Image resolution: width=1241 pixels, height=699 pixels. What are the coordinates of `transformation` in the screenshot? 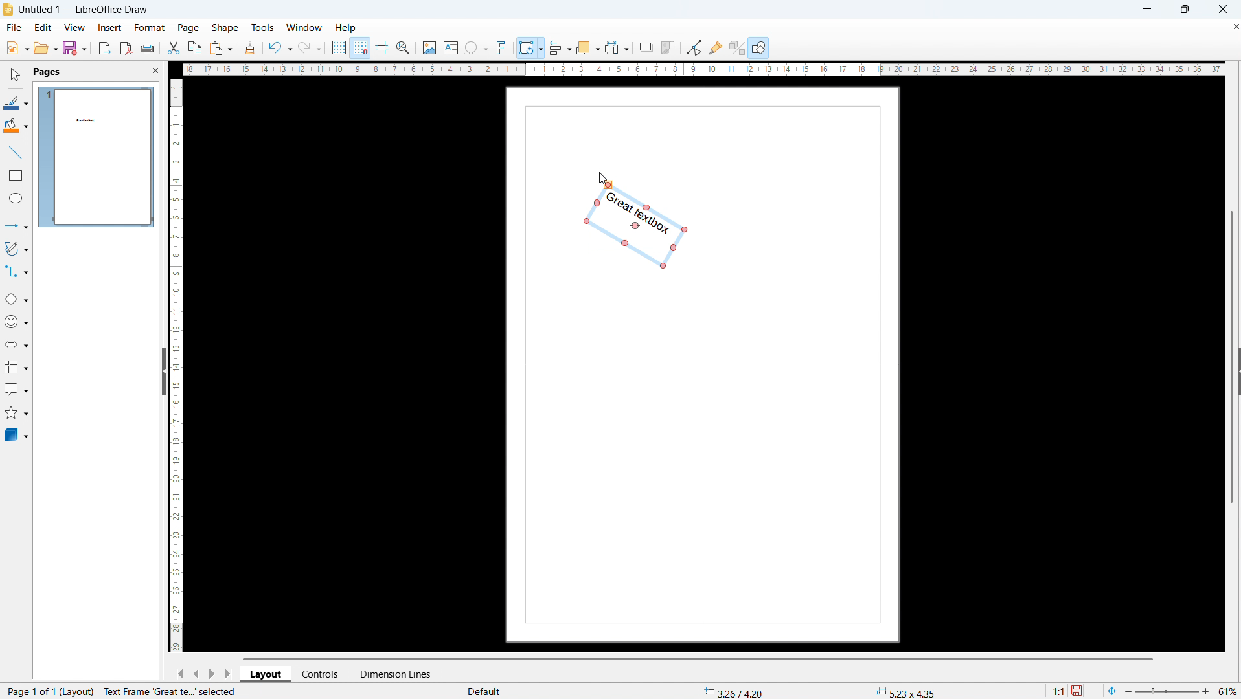 It's located at (530, 47).